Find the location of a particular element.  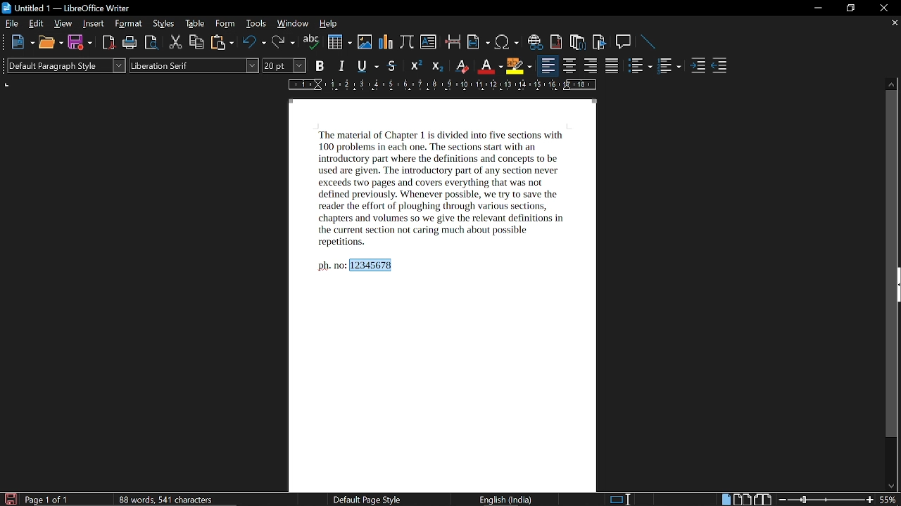

toggle unordered list is located at coordinates (640, 67).